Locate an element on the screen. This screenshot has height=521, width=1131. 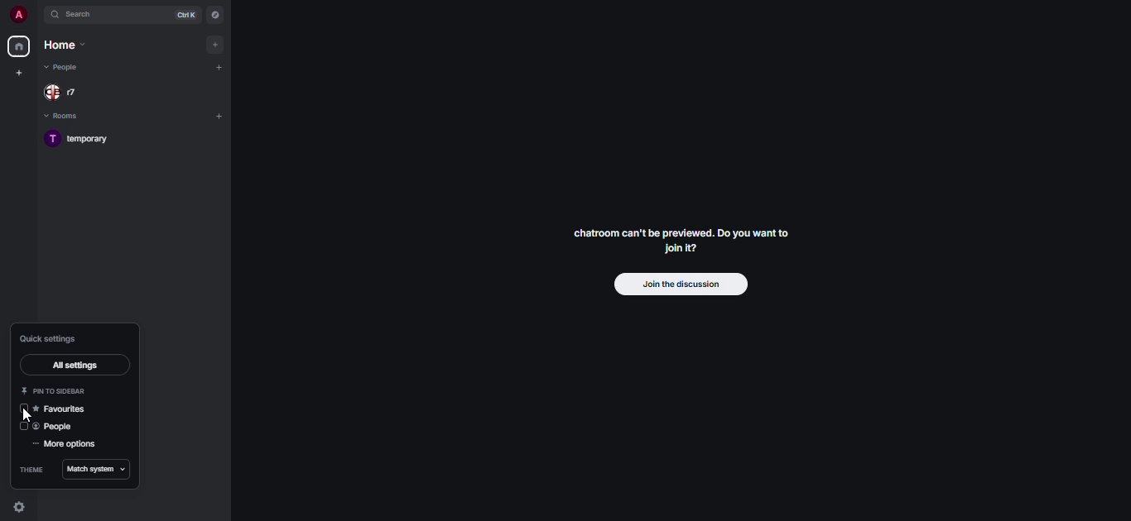
add is located at coordinates (224, 117).